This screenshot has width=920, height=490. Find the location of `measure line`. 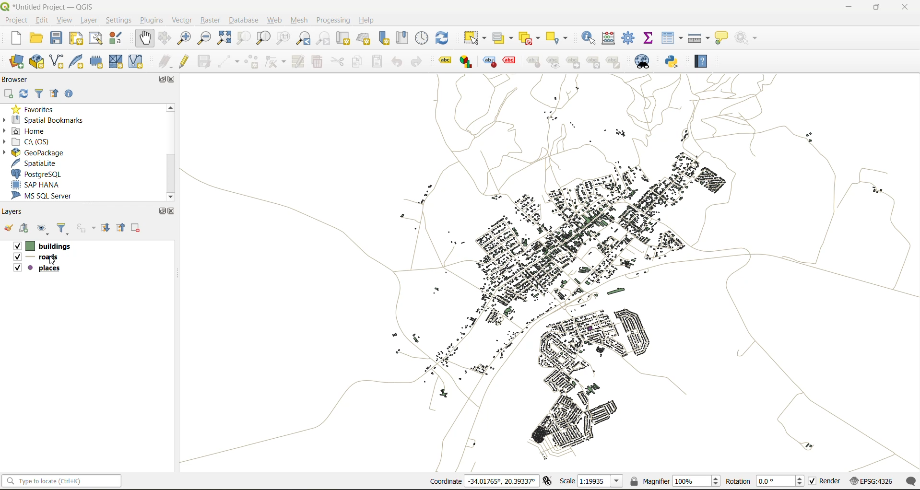

measure line is located at coordinates (699, 37).